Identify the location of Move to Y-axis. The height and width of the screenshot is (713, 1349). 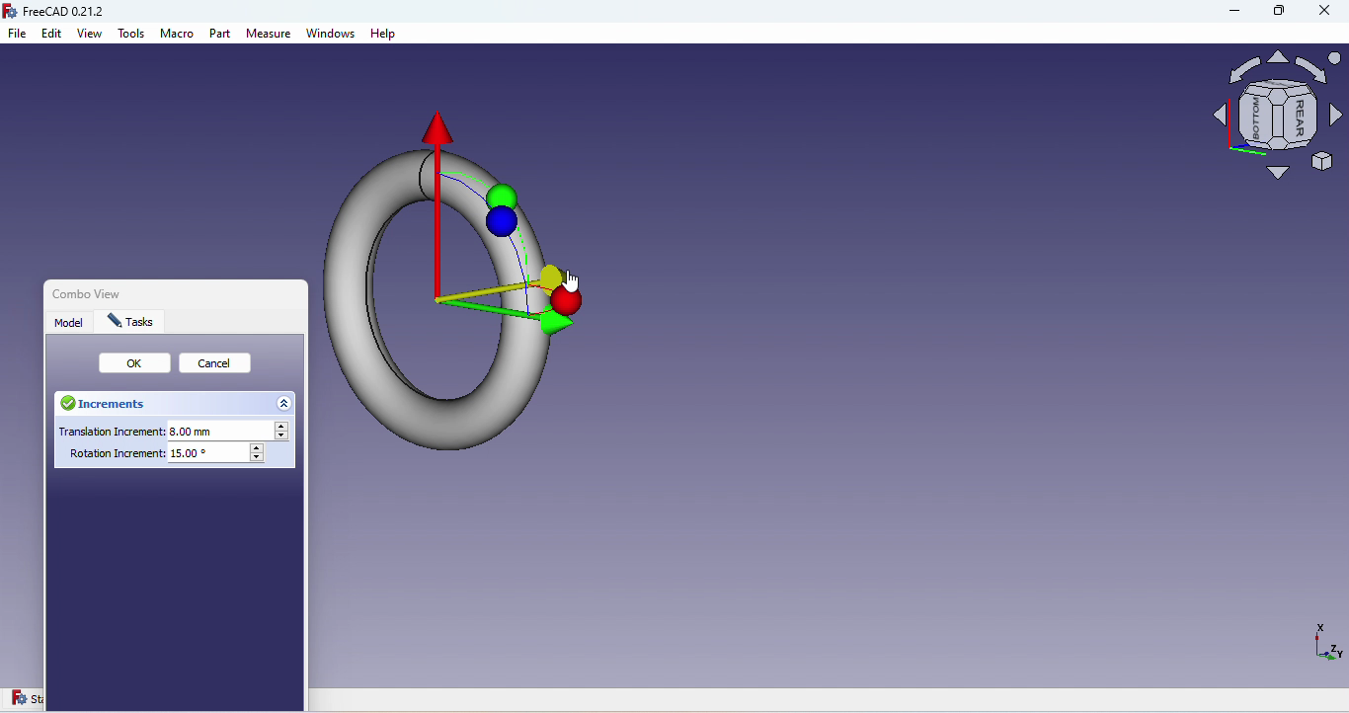
(561, 318).